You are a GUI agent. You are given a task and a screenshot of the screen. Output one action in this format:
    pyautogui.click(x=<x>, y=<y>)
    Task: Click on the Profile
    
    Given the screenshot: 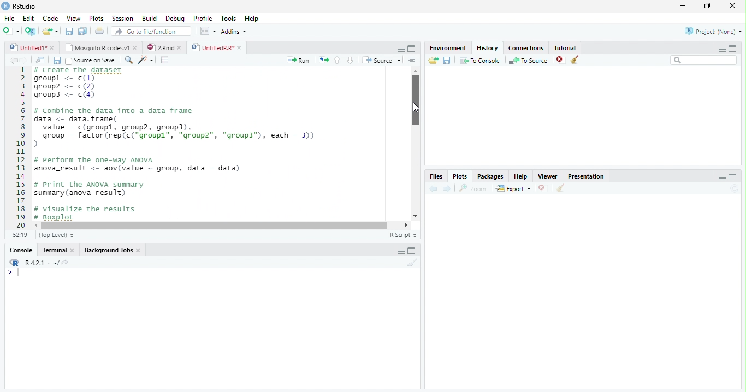 What is the action you would take?
    pyautogui.click(x=202, y=19)
    